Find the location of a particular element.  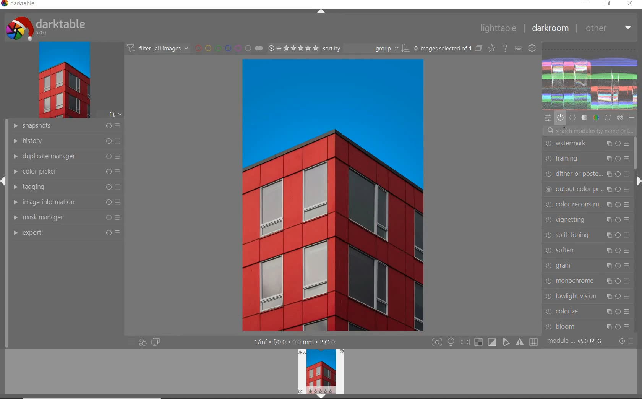

quick access to preset is located at coordinates (131, 342).